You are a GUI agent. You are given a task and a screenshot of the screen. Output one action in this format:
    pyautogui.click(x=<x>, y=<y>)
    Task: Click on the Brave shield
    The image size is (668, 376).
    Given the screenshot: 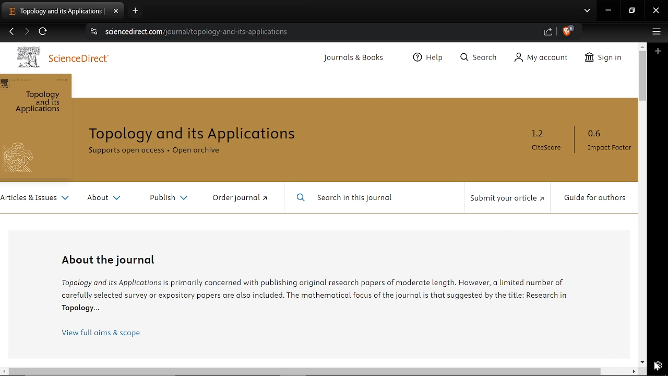 What is the action you would take?
    pyautogui.click(x=568, y=32)
    